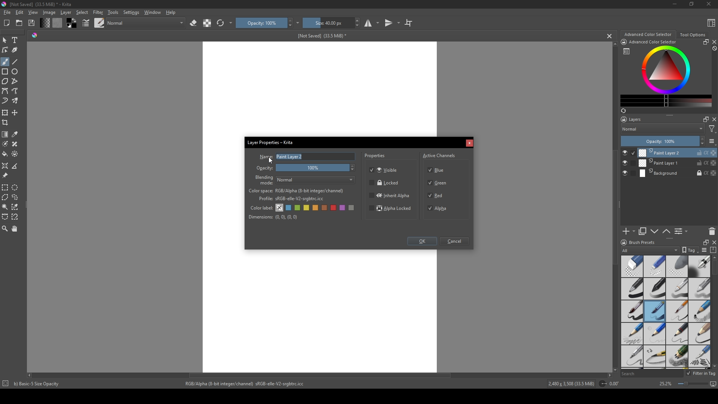 Image resolution: width=718 pixels, height=404 pixels. Describe the element at coordinates (623, 111) in the screenshot. I see `refresh` at that location.